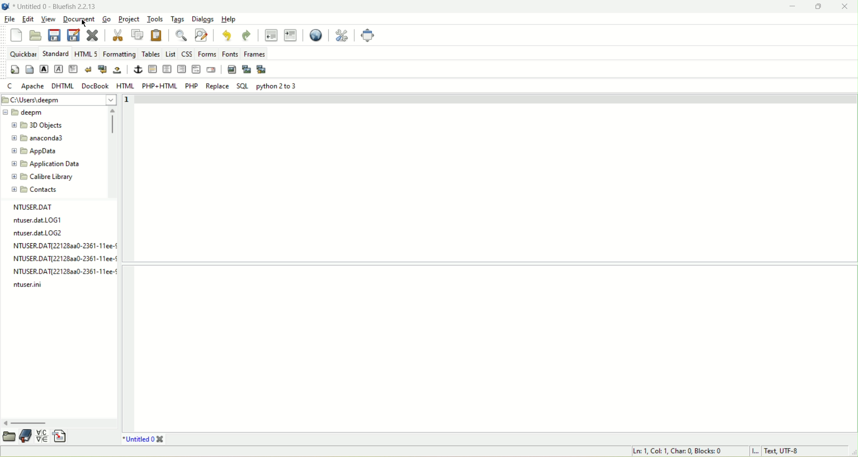 This screenshot has width=858, height=457. Describe the element at coordinates (119, 53) in the screenshot. I see `formatting` at that location.